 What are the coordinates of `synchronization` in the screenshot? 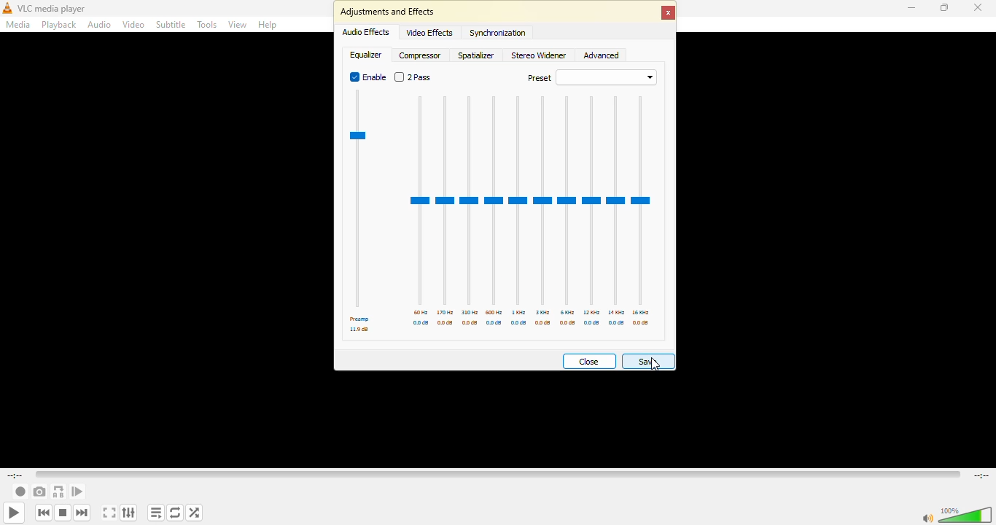 It's located at (499, 34).